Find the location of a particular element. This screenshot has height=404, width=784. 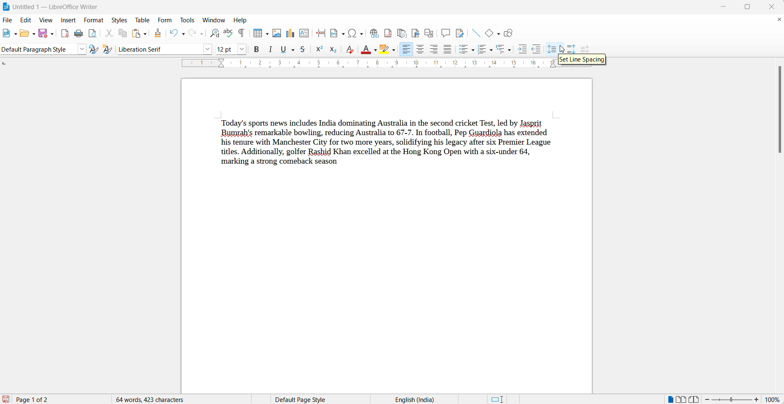

minimize is located at coordinates (722, 8).